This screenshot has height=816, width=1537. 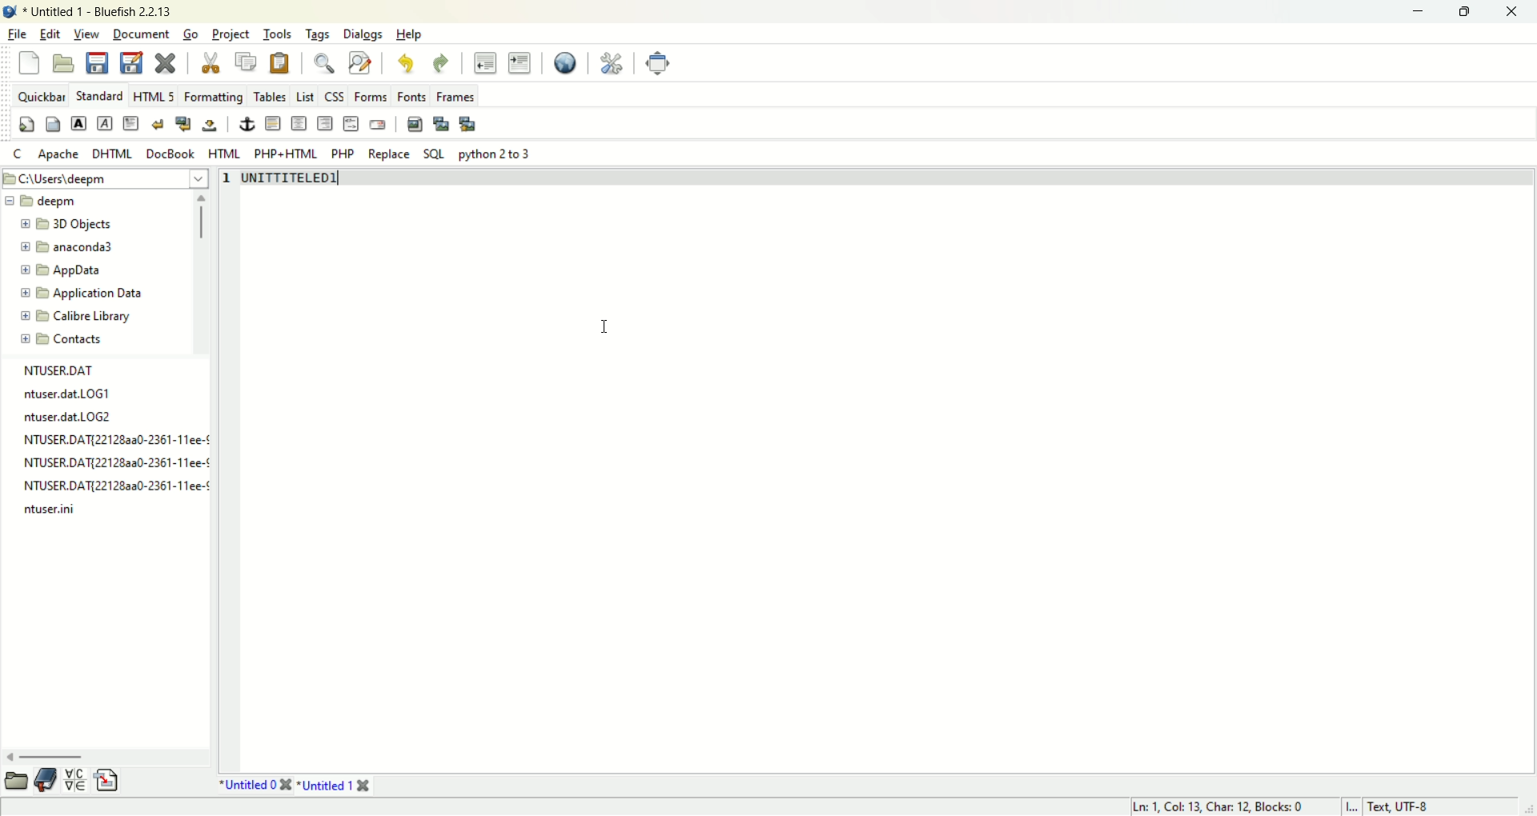 I want to click on dialogs, so click(x=363, y=35).